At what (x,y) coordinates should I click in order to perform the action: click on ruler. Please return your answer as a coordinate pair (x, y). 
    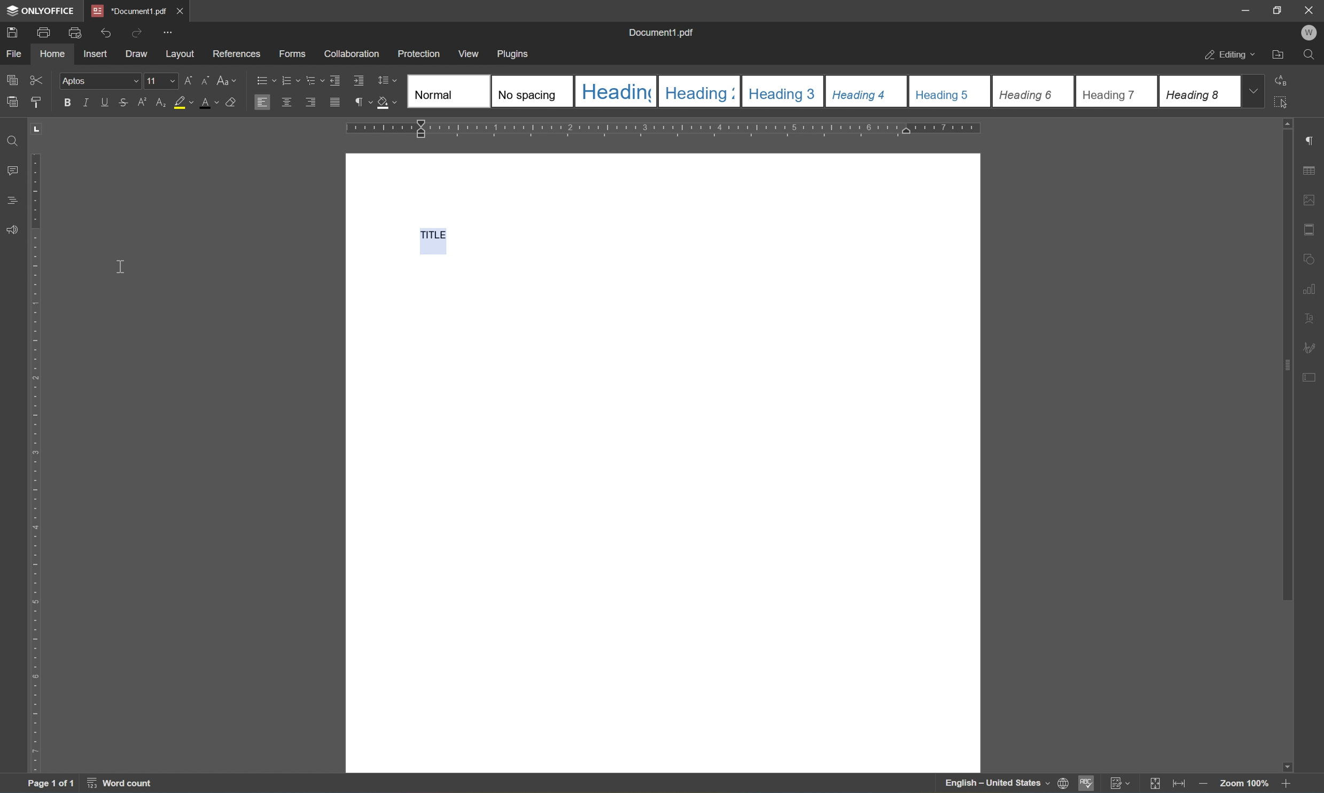
    Looking at the image, I should click on (662, 128).